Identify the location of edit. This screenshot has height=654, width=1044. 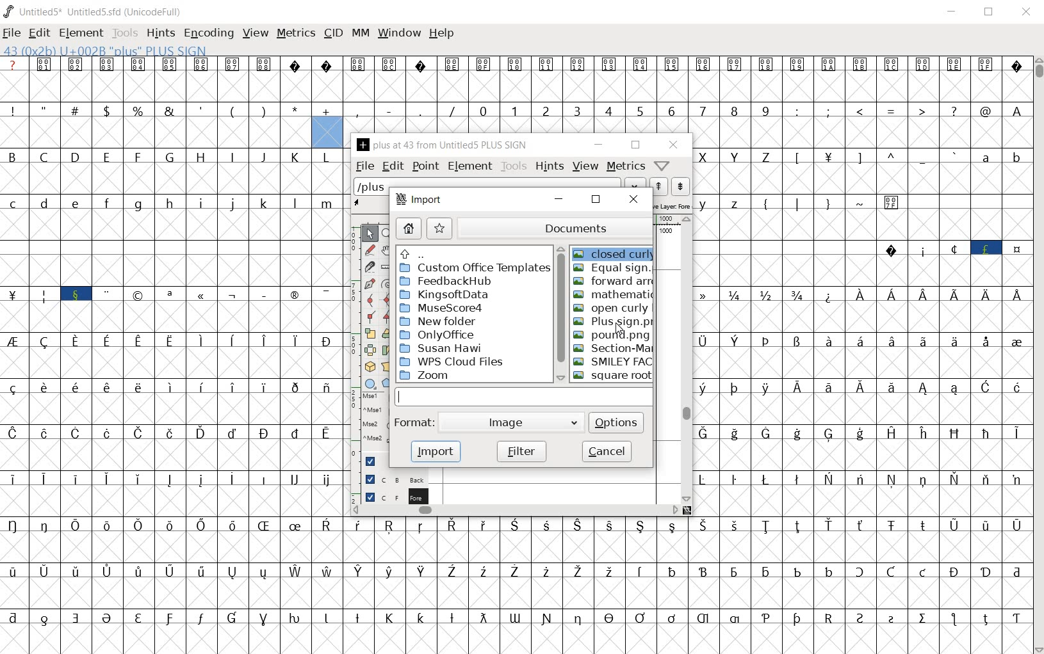
(38, 31).